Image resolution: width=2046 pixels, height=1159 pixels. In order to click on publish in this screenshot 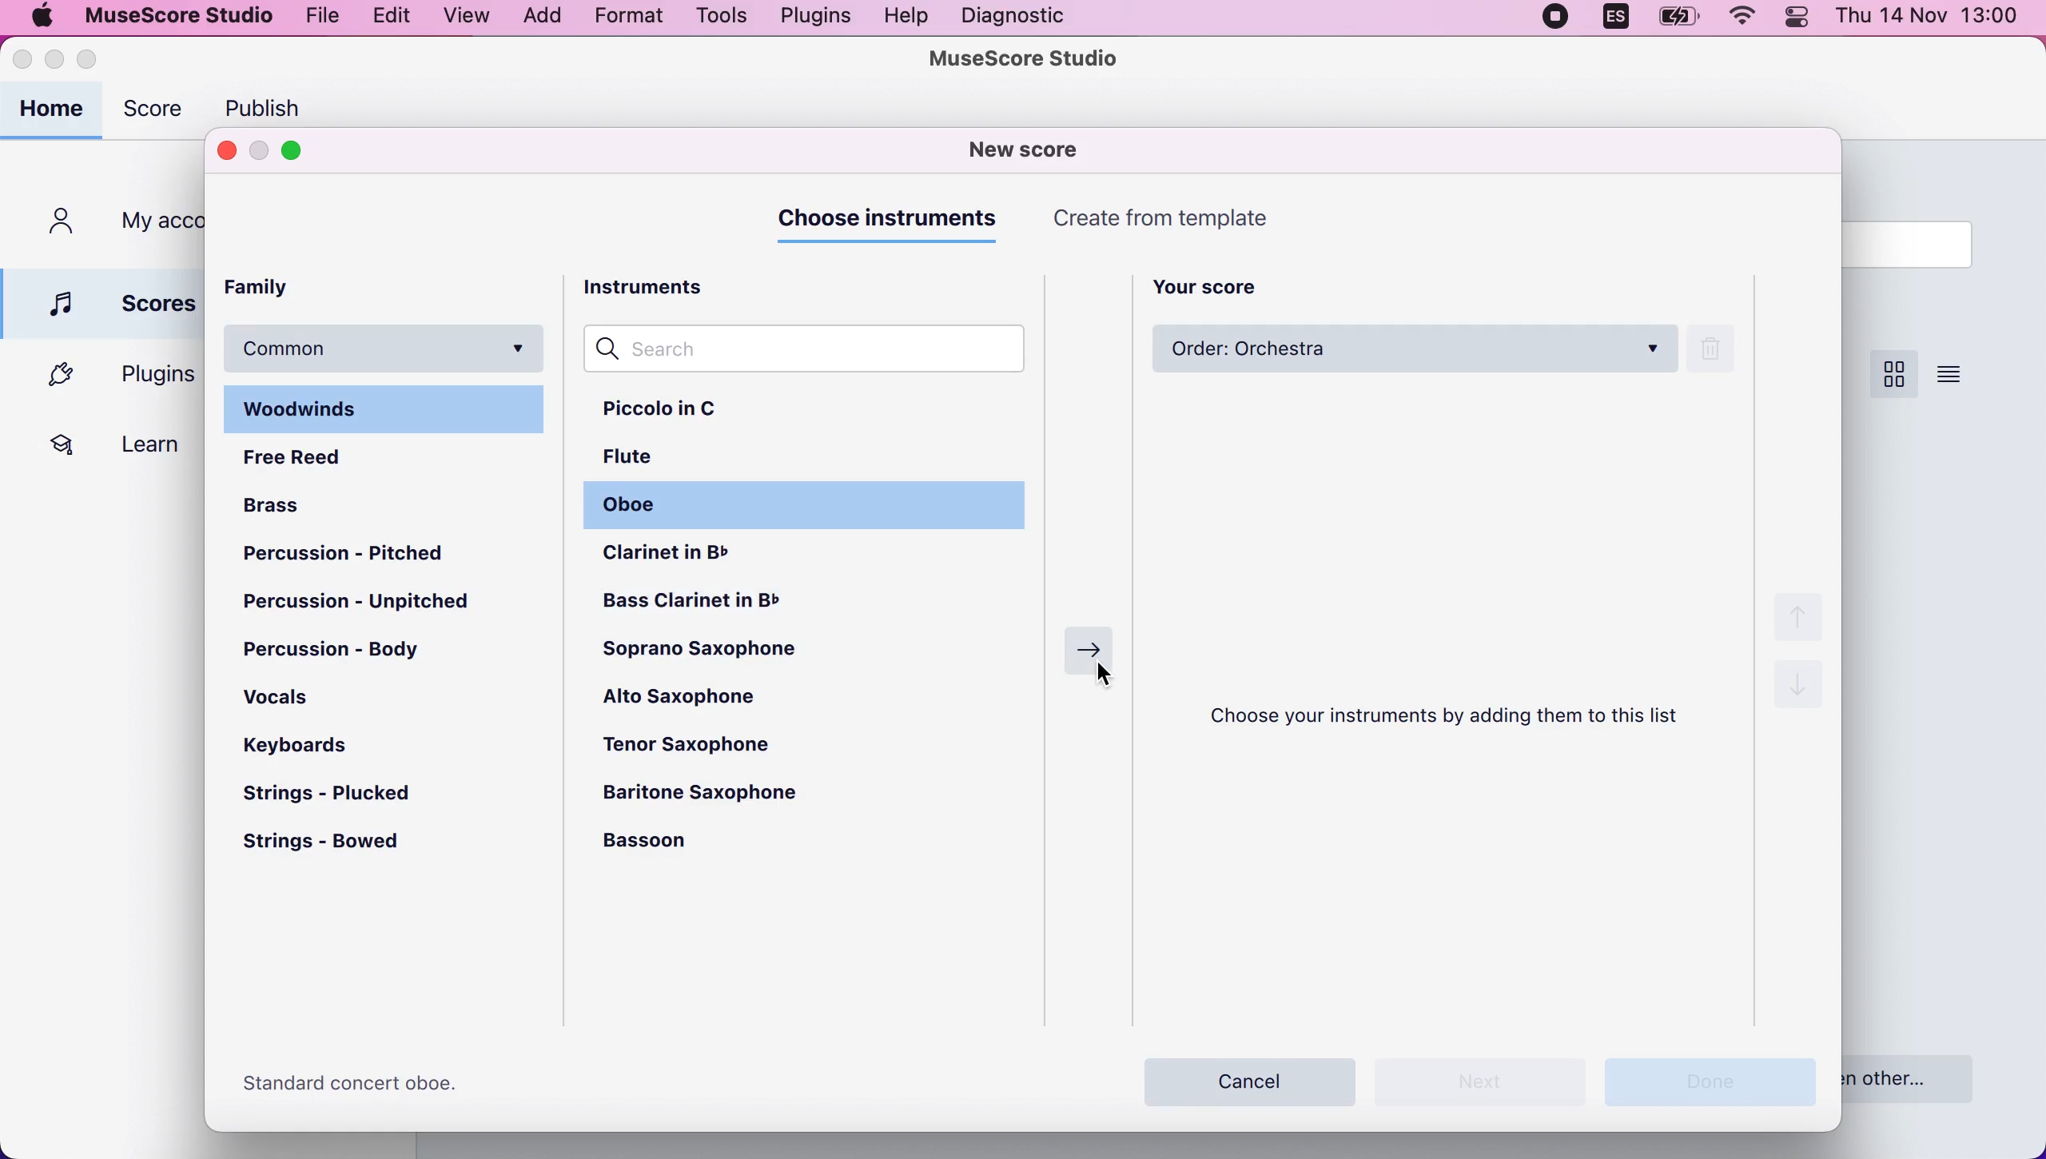, I will do `click(273, 104)`.